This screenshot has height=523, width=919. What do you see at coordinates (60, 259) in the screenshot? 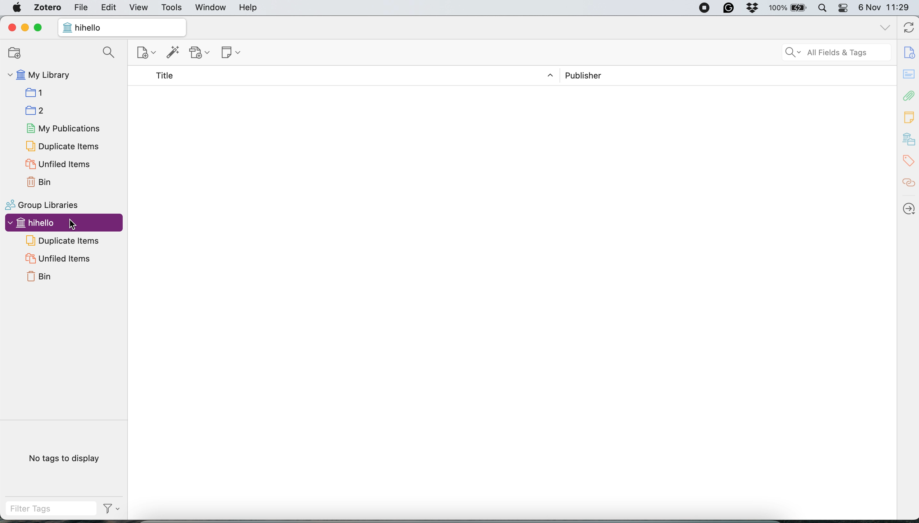
I see `unfiled items` at bounding box center [60, 259].